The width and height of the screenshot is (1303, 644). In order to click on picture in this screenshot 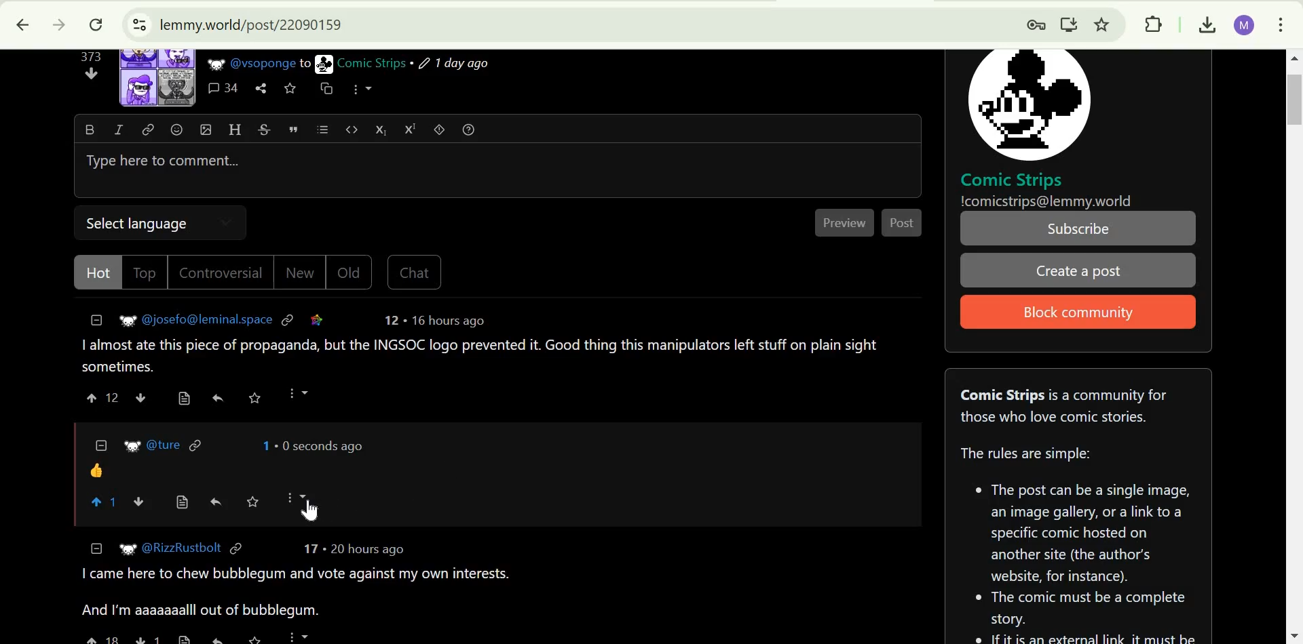, I will do `click(1028, 104)`.